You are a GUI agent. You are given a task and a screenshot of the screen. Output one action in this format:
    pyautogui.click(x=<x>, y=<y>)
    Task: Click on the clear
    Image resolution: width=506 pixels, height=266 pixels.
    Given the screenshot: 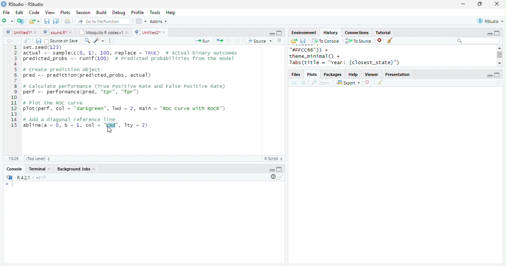 What is the action you would take?
    pyautogui.click(x=390, y=41)
    